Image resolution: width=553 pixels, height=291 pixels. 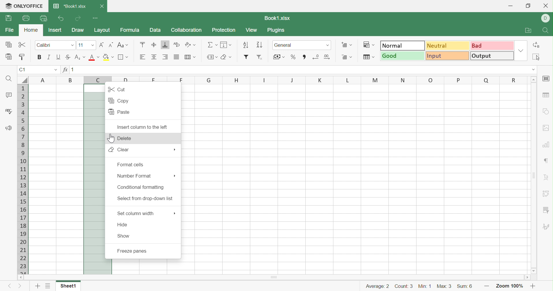 I want to click on Drop Down, so click(x=327, y=45).